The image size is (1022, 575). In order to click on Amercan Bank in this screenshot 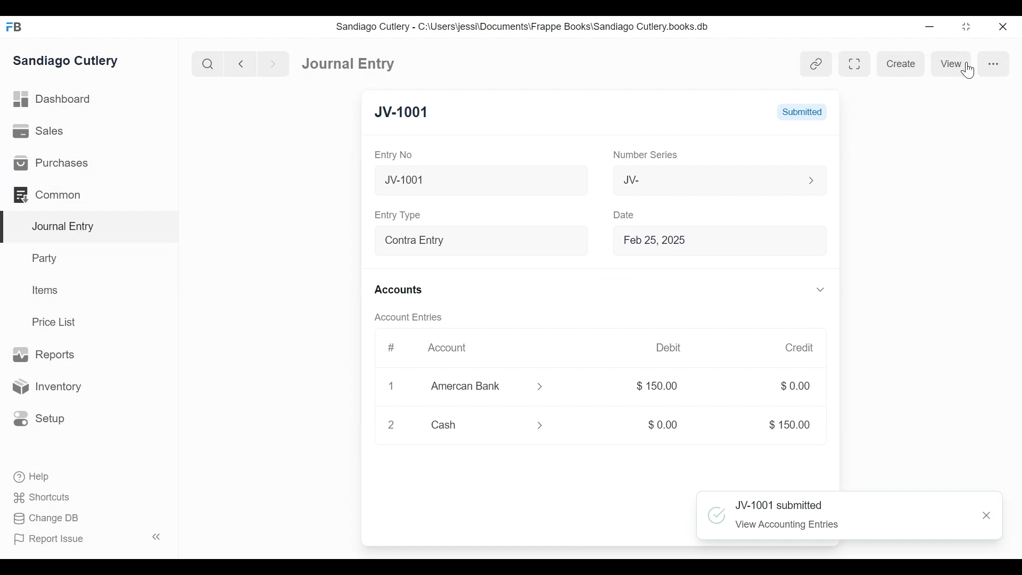, I will do `click(476, 388)`.